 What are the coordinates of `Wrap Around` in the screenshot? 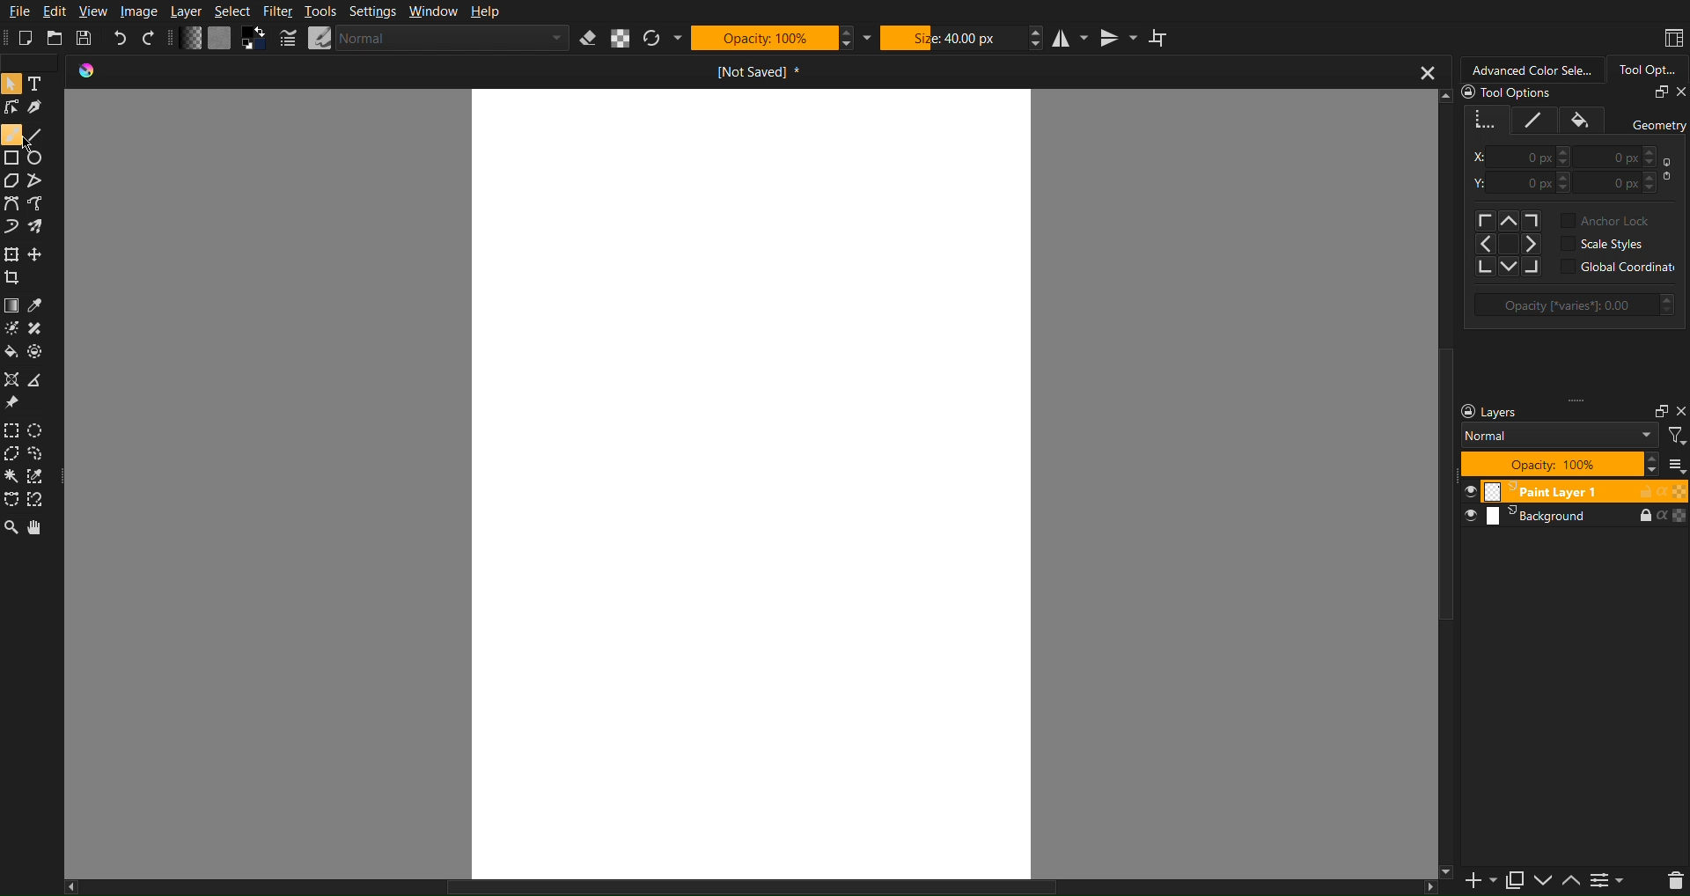 It's located at (1159, 38).